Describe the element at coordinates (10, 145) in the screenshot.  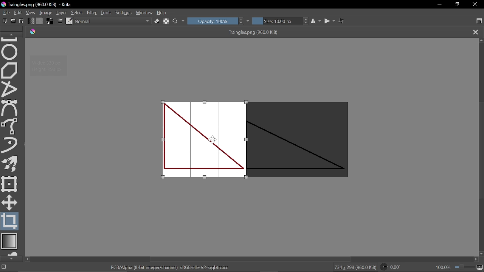
I see `Dynamic brush tool` at that location.